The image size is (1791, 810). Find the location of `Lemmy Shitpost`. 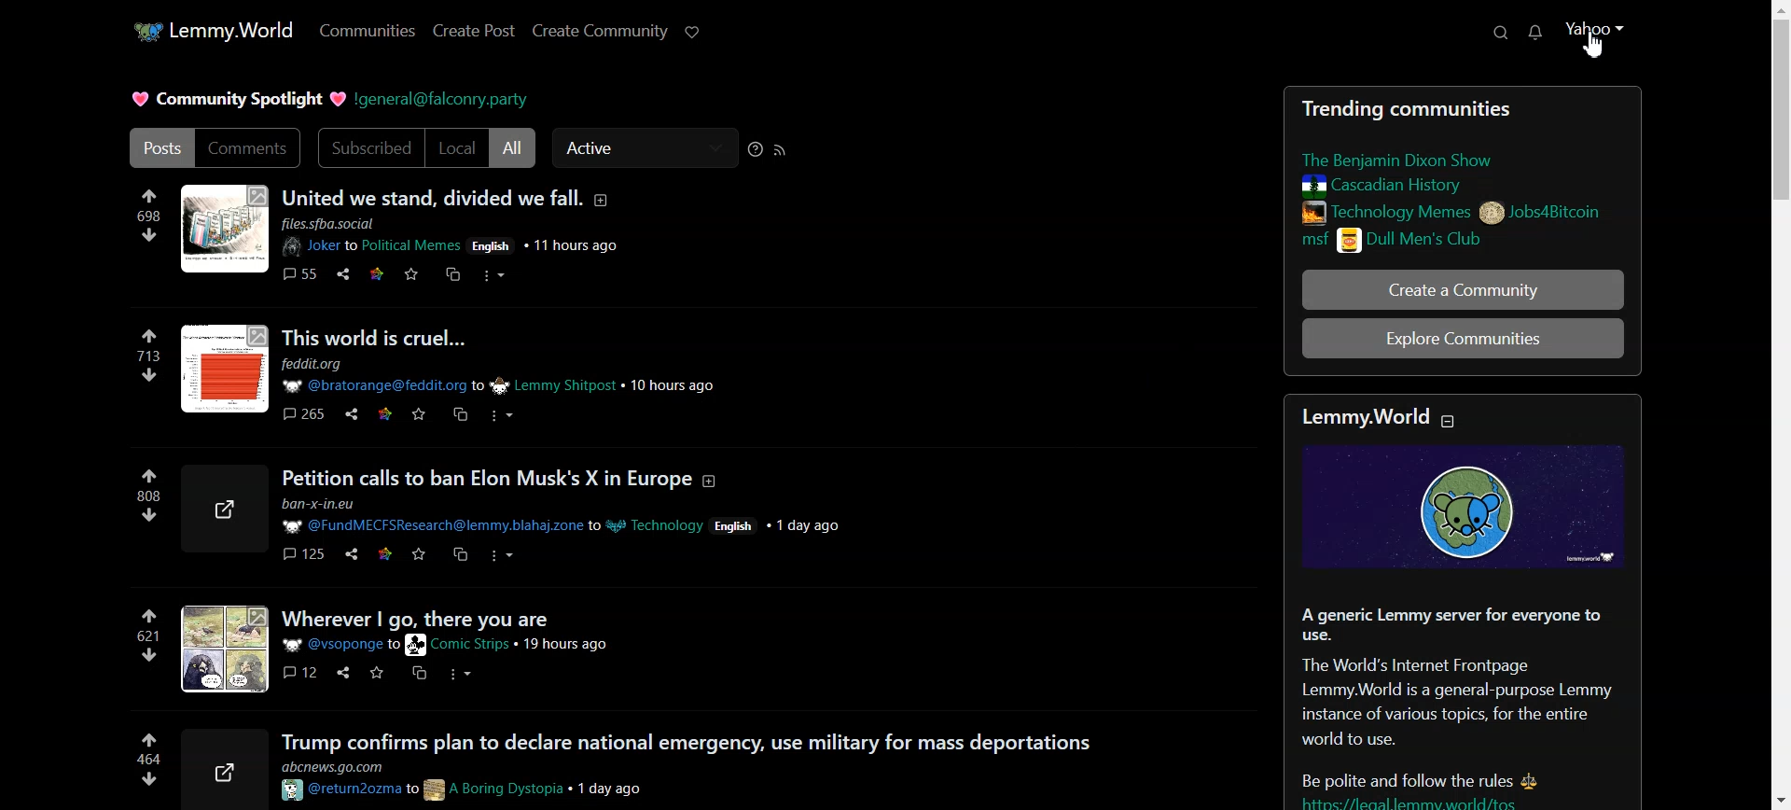

Lemmy Shitpost is located at coordinates (565, 387).